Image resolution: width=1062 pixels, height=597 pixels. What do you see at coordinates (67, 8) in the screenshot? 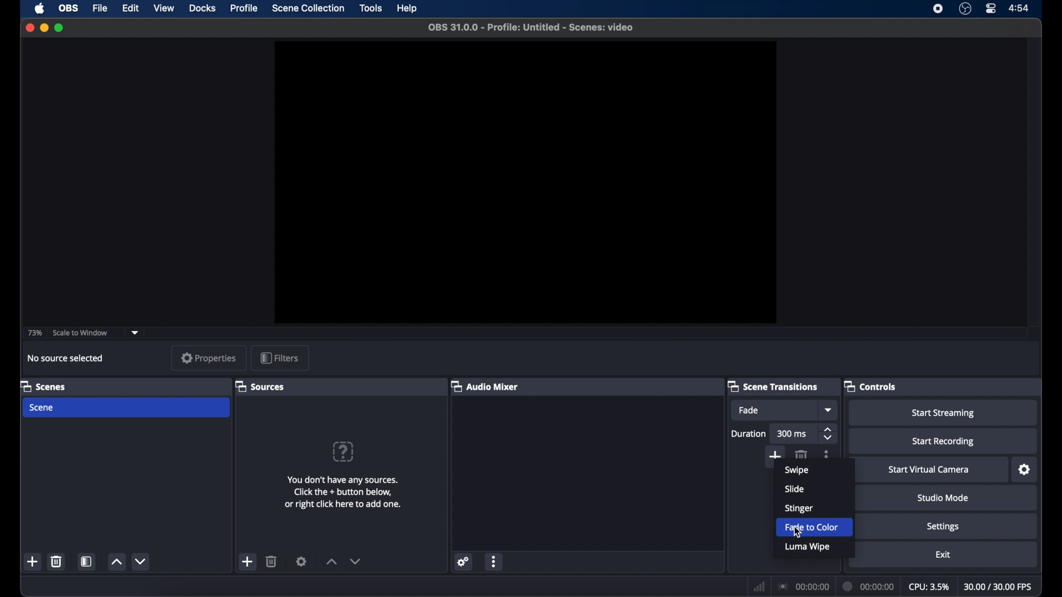
I see `obs` at bounding box center [67, 8].